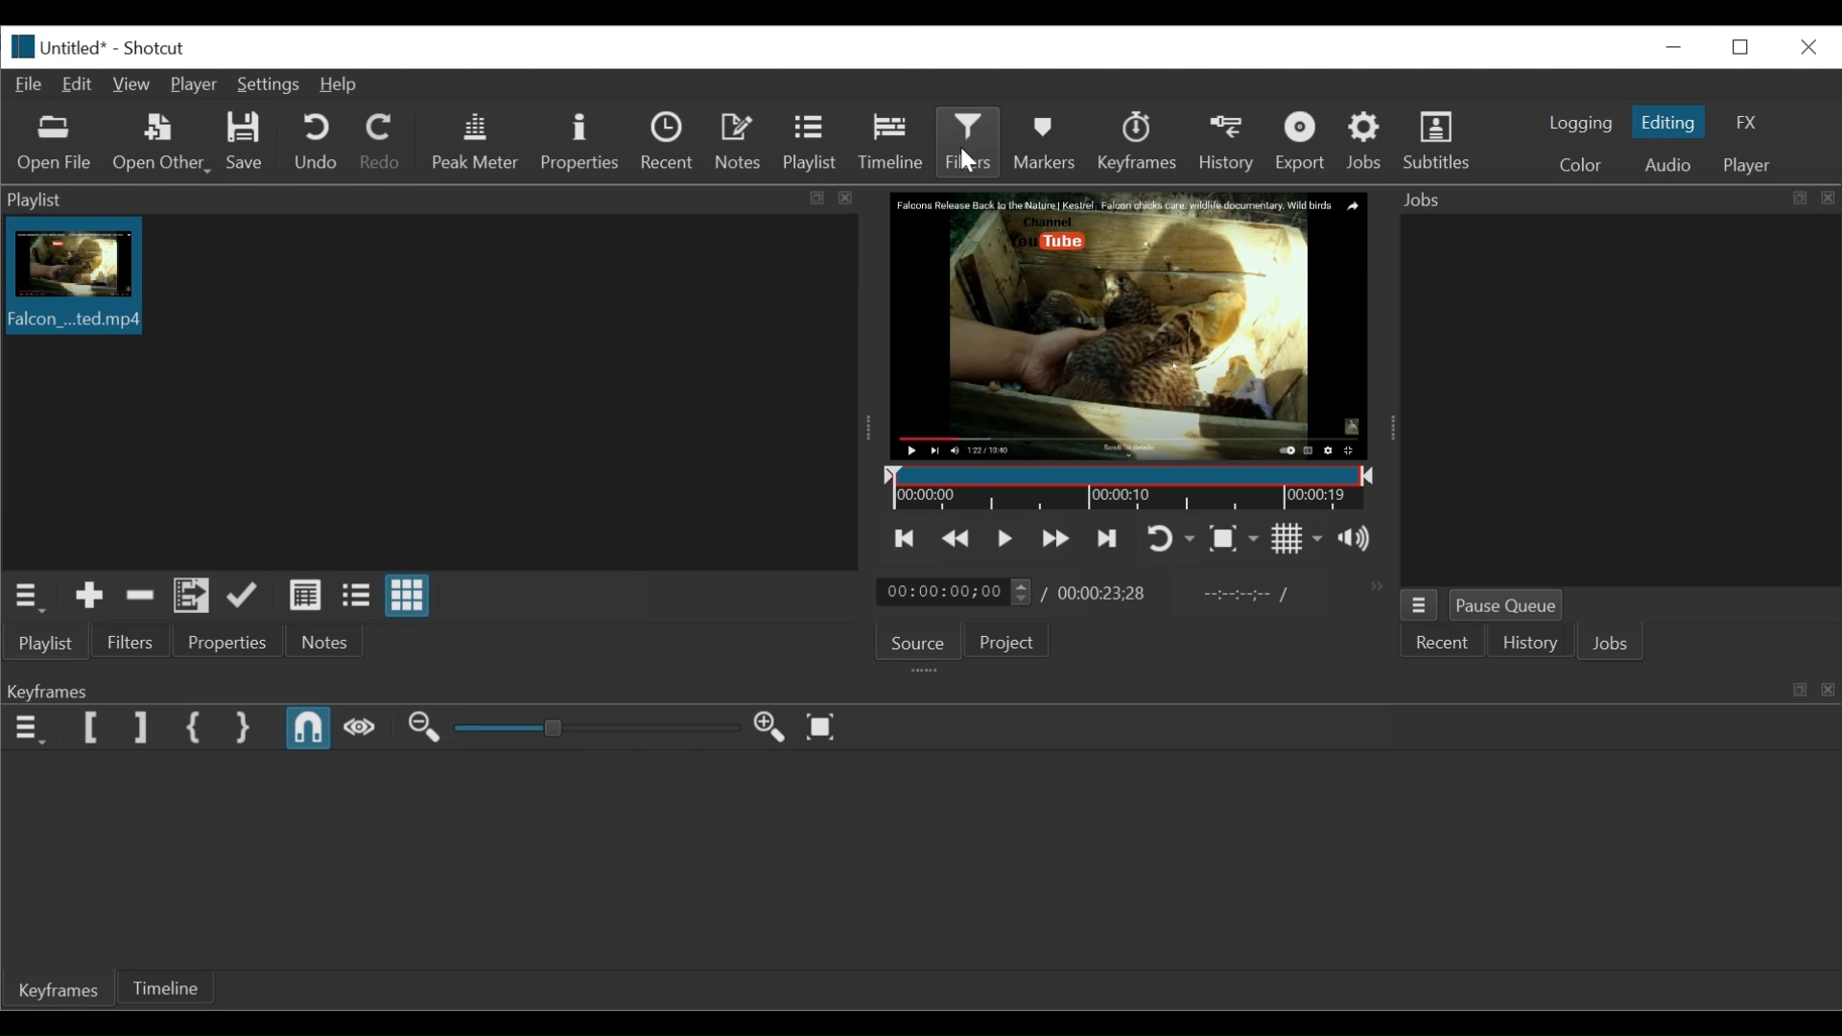 This screenshot has height=1036, width=1842. I want to click on Audio, so click(1671, 164).